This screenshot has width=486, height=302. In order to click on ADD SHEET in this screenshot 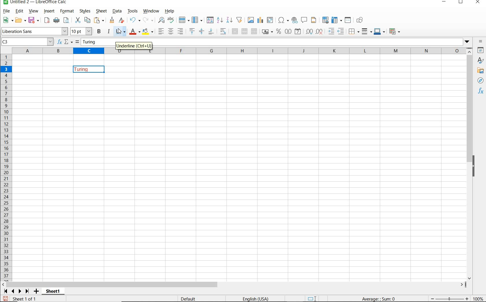, I will do `click(37, 292)`.